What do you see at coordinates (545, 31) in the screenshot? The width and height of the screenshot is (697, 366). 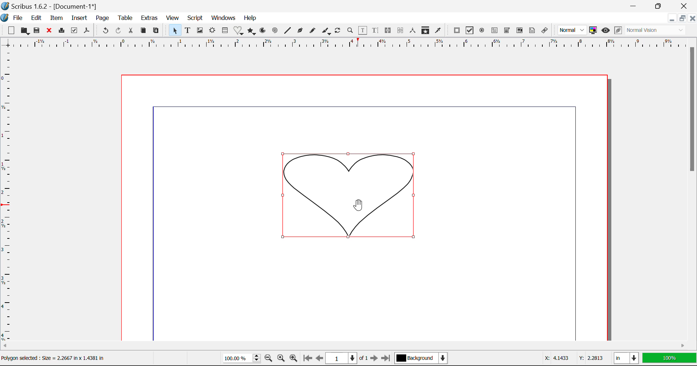 I see `Link Annotation` at bounding box center [545, 31].